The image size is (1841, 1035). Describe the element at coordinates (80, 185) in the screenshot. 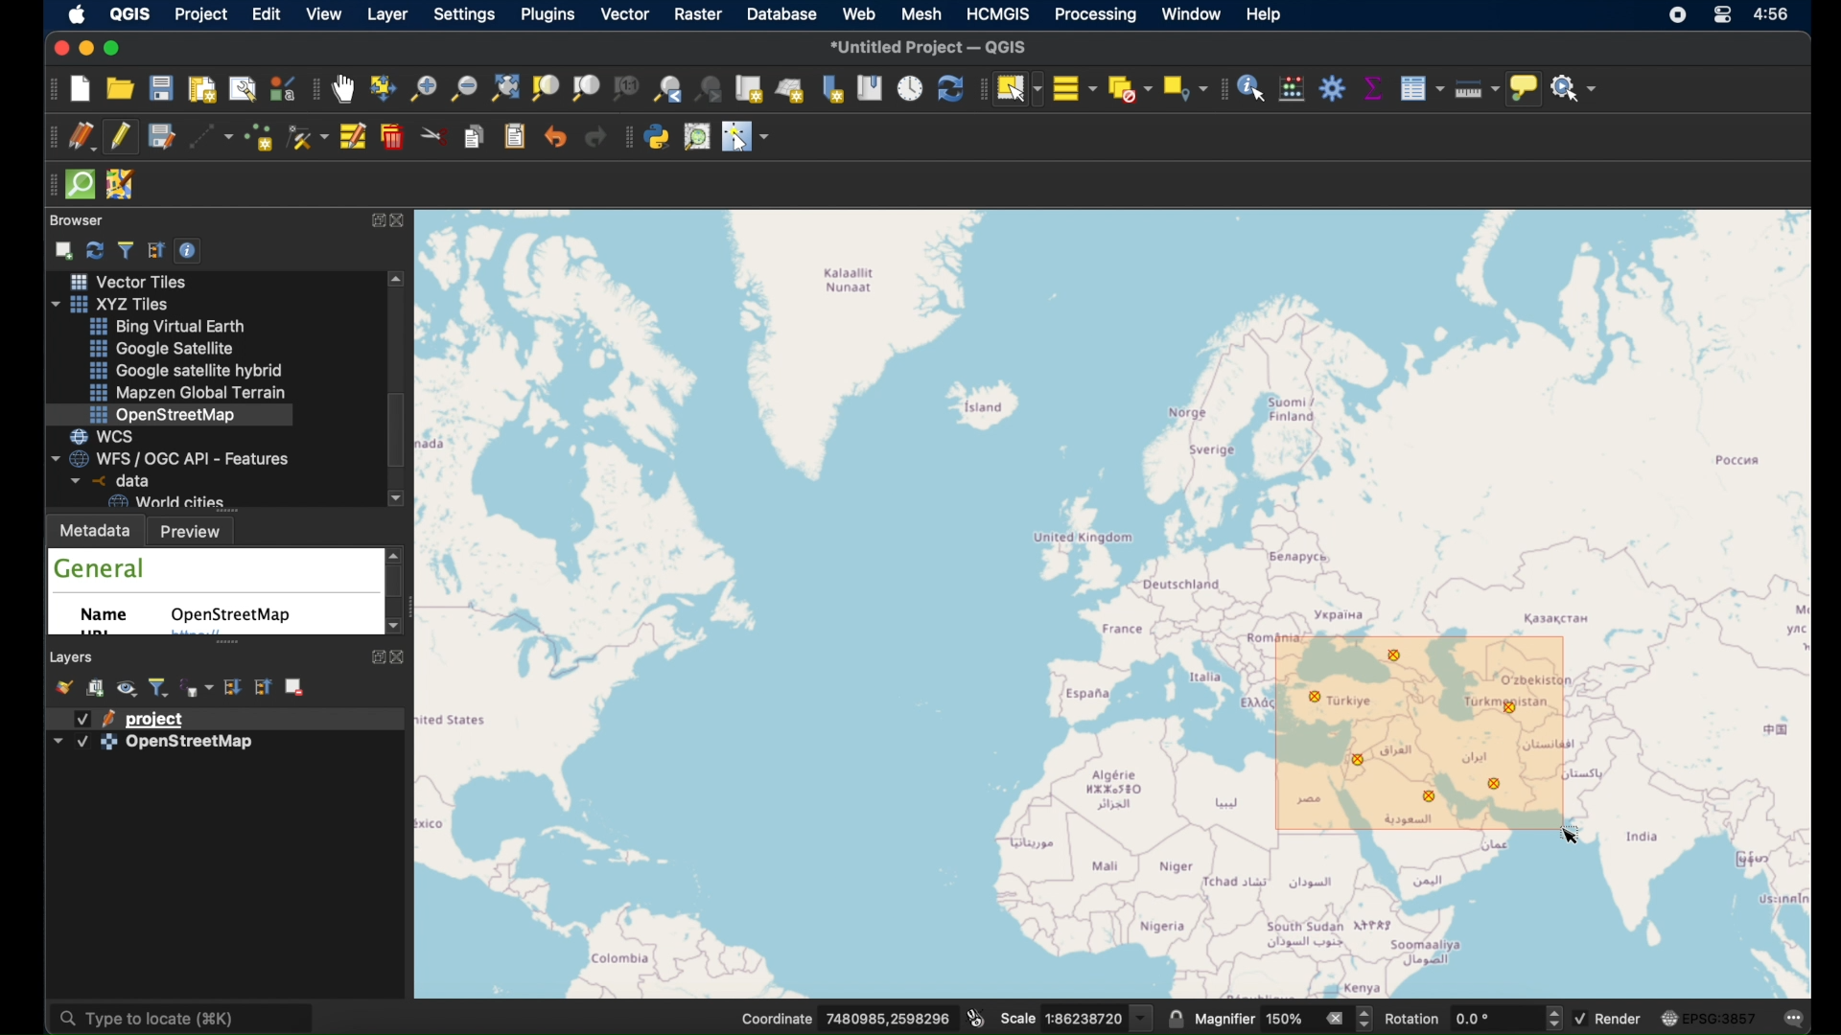

I see `quick osm` at that location.